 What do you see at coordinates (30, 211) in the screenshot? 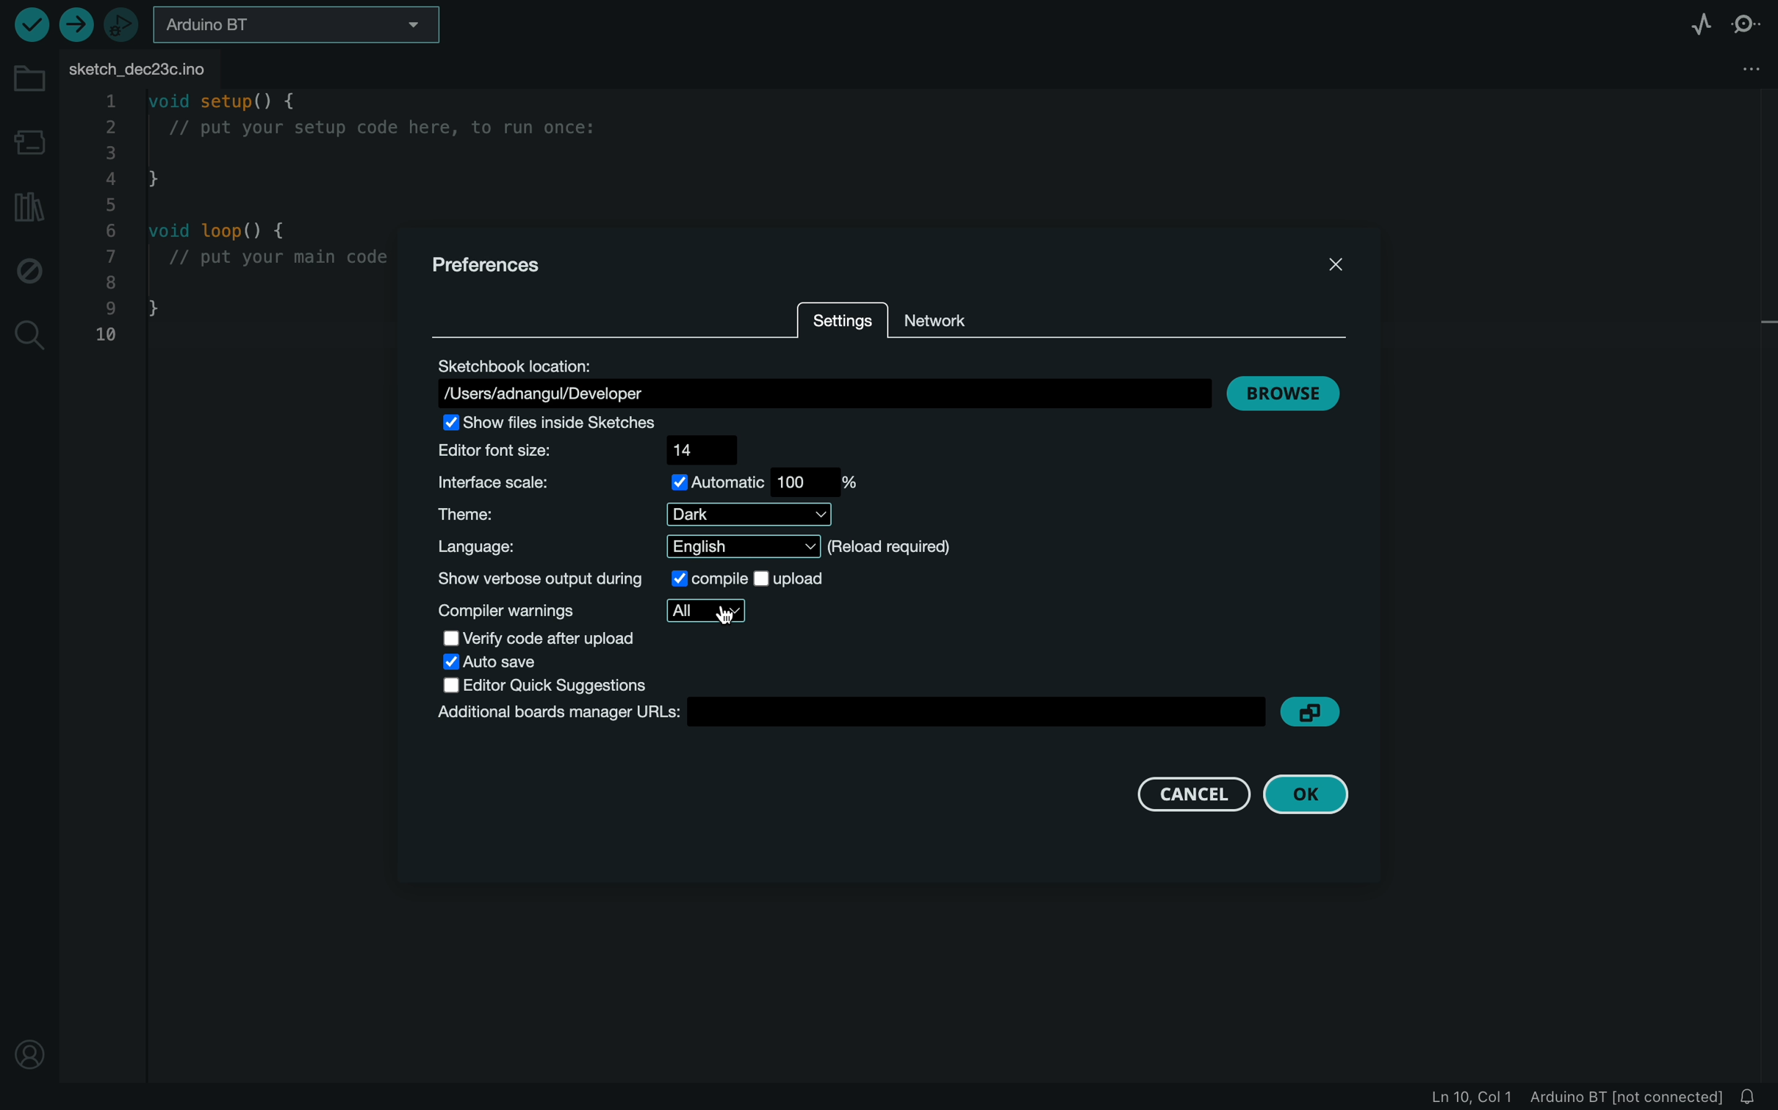
I see `library manager` at bounding box center [30, 211].